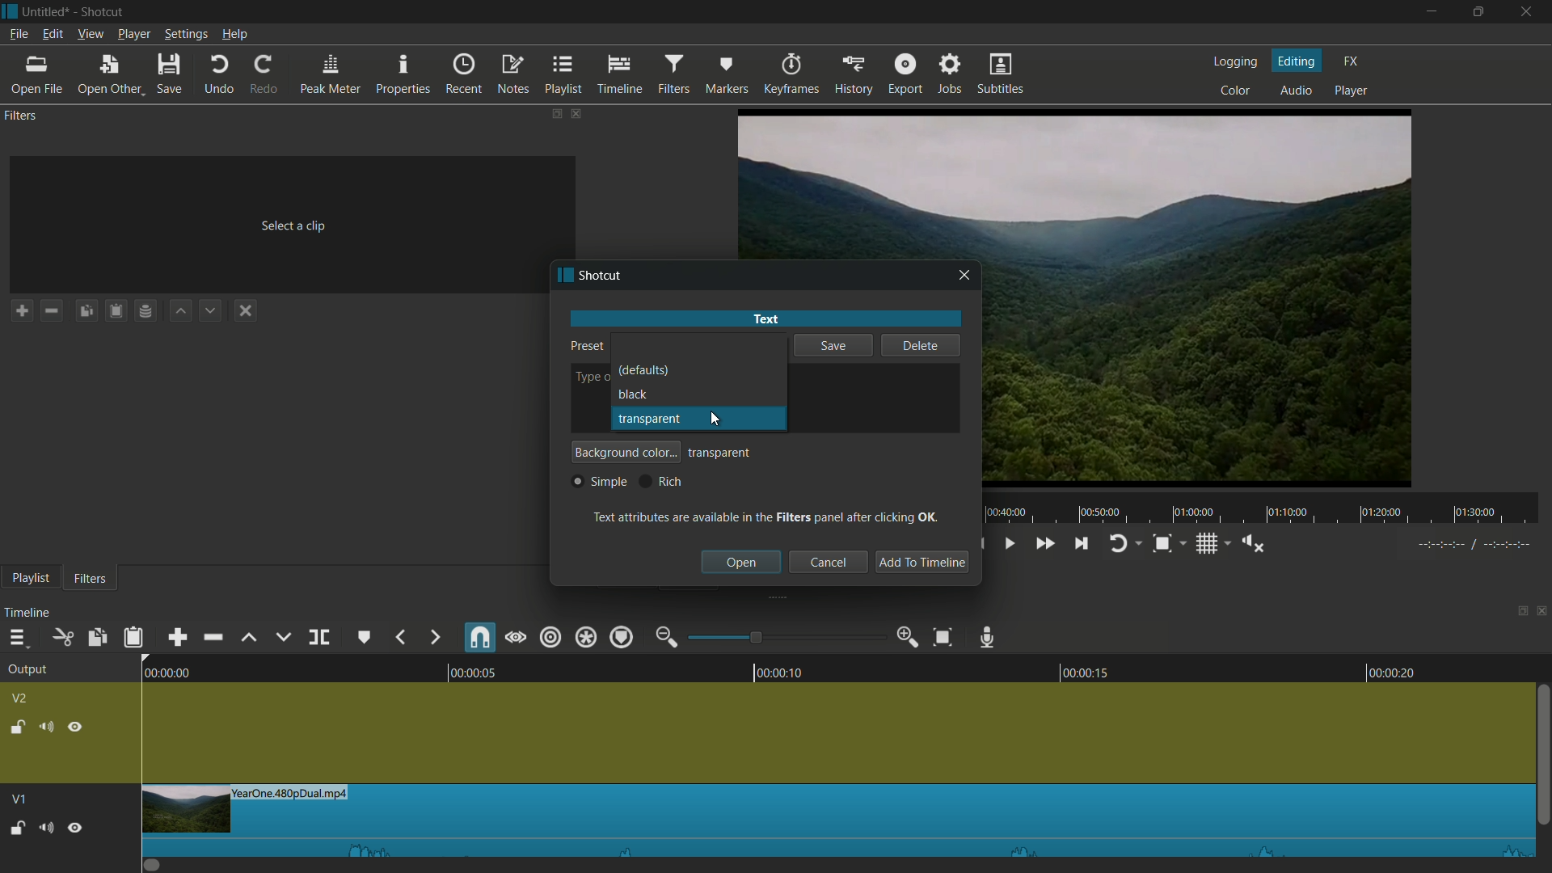  Describe the element at coordinates (23, 116) in the screenshot. I see `filters` at that location.